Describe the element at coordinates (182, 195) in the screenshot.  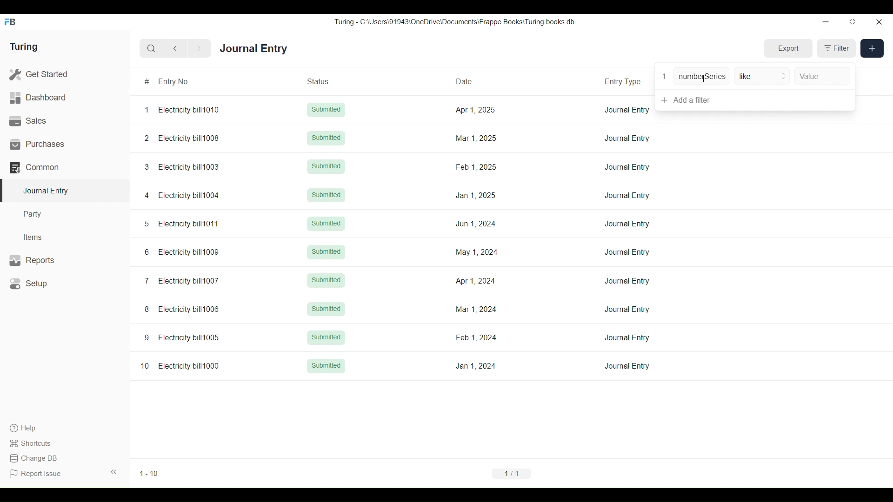
I see `4 Electricity bill1004` at that location.